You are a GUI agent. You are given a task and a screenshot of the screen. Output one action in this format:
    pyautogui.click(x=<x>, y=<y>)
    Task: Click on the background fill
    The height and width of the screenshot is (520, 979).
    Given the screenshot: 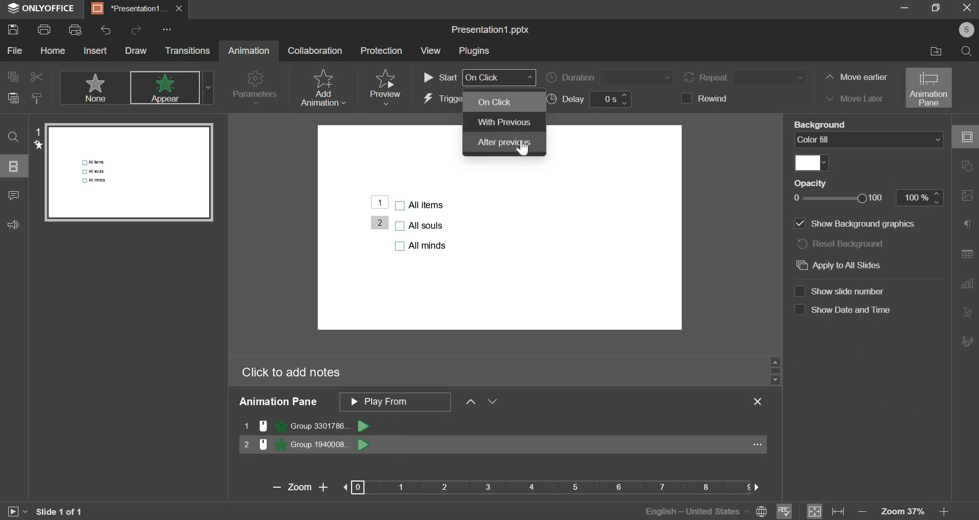 What is the action you would take?
    pyautogui.click(x=870, y=139)
    